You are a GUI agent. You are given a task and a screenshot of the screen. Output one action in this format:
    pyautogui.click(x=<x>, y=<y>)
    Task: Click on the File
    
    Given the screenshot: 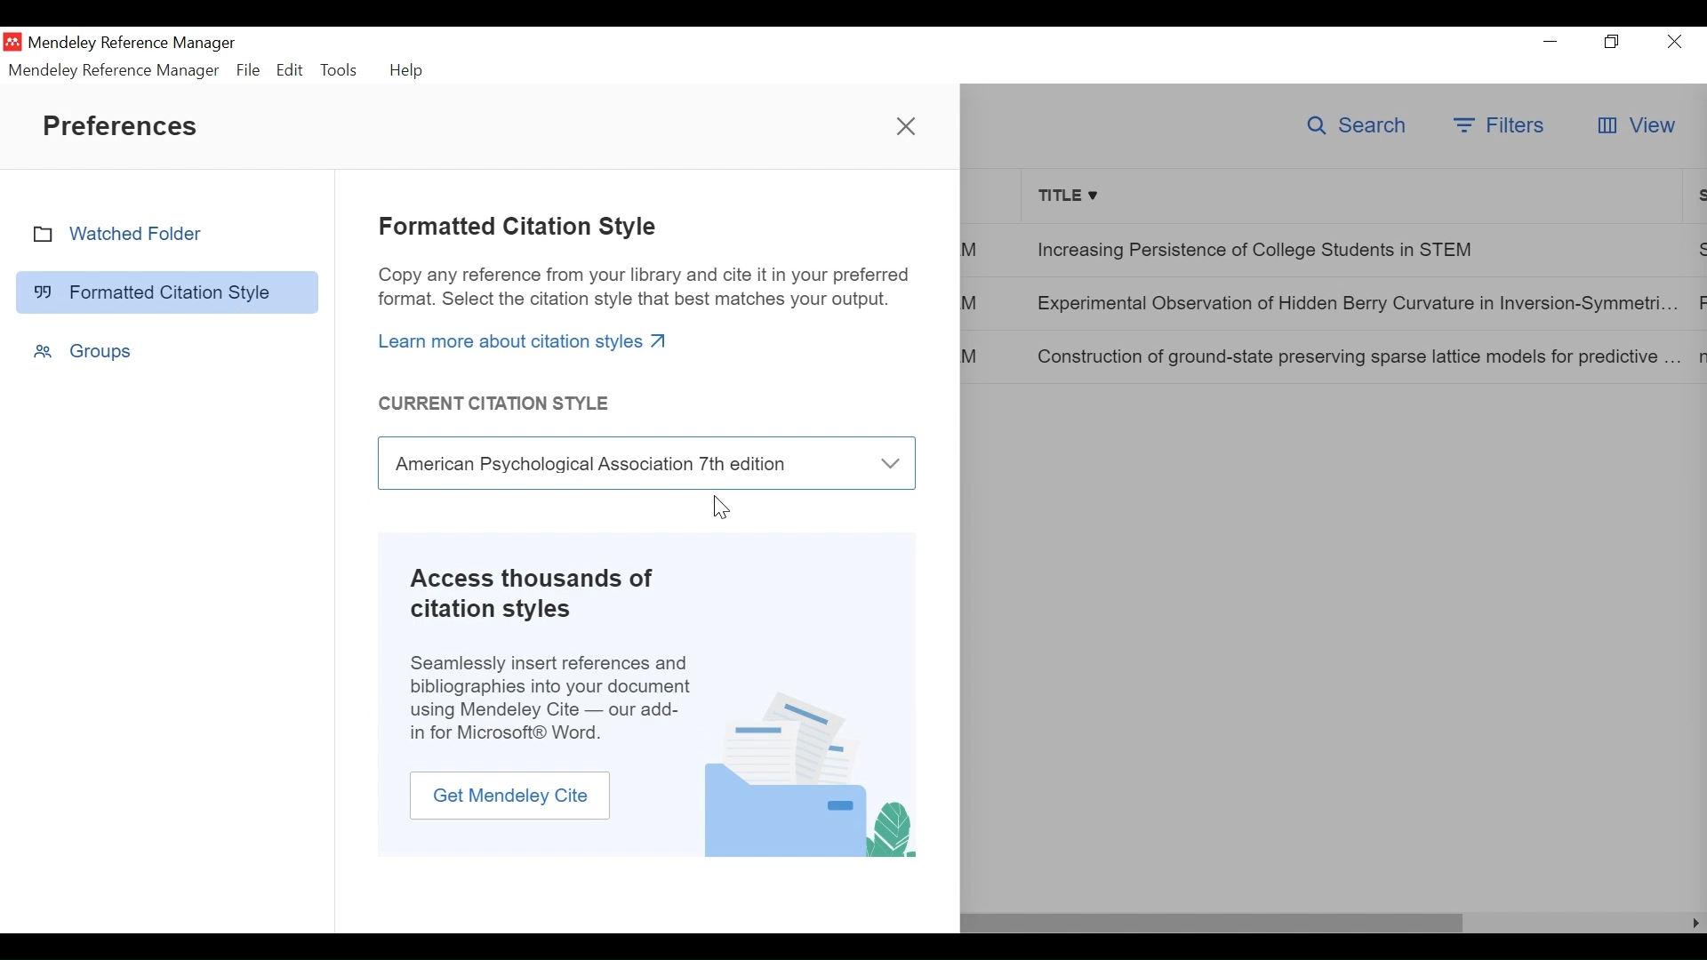 What is the action you would take?
    pyautogui.click(x=247, y=70)
    